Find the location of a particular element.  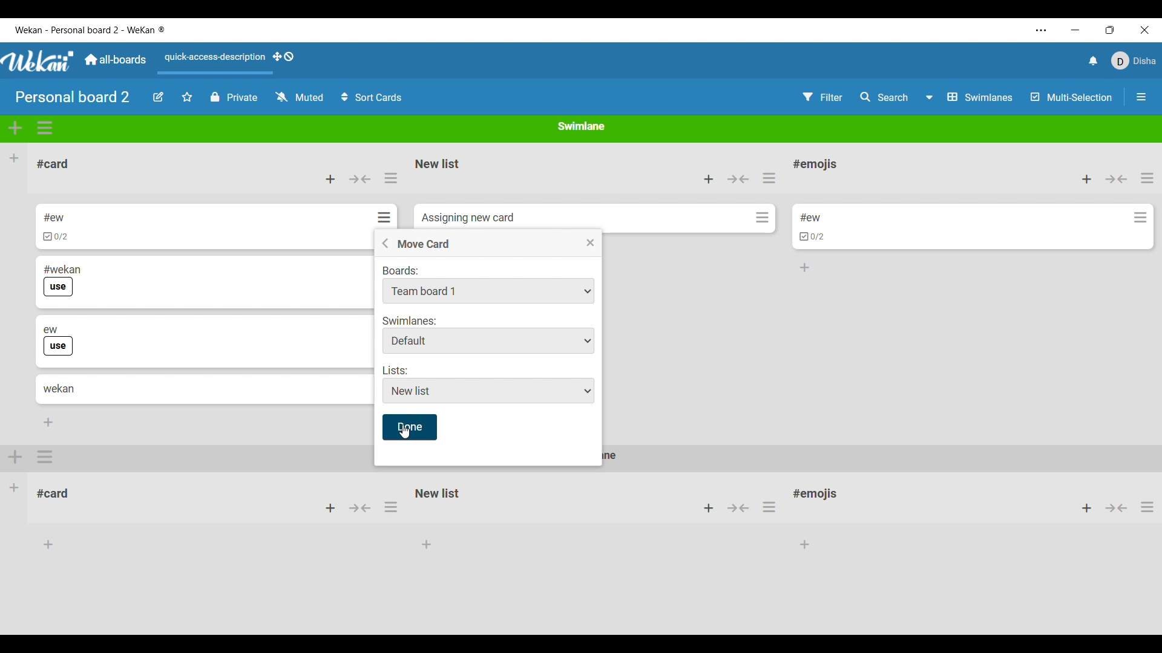

add is located at coordinates (706, 508).